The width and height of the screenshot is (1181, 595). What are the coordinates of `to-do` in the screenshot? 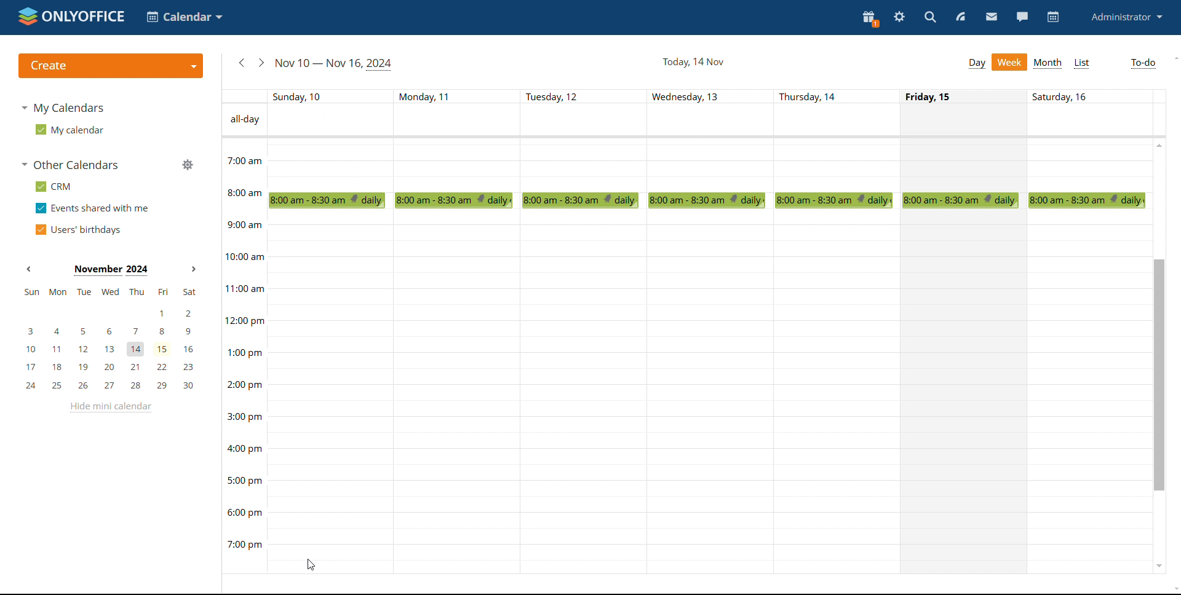 It's located at (1144, 63).